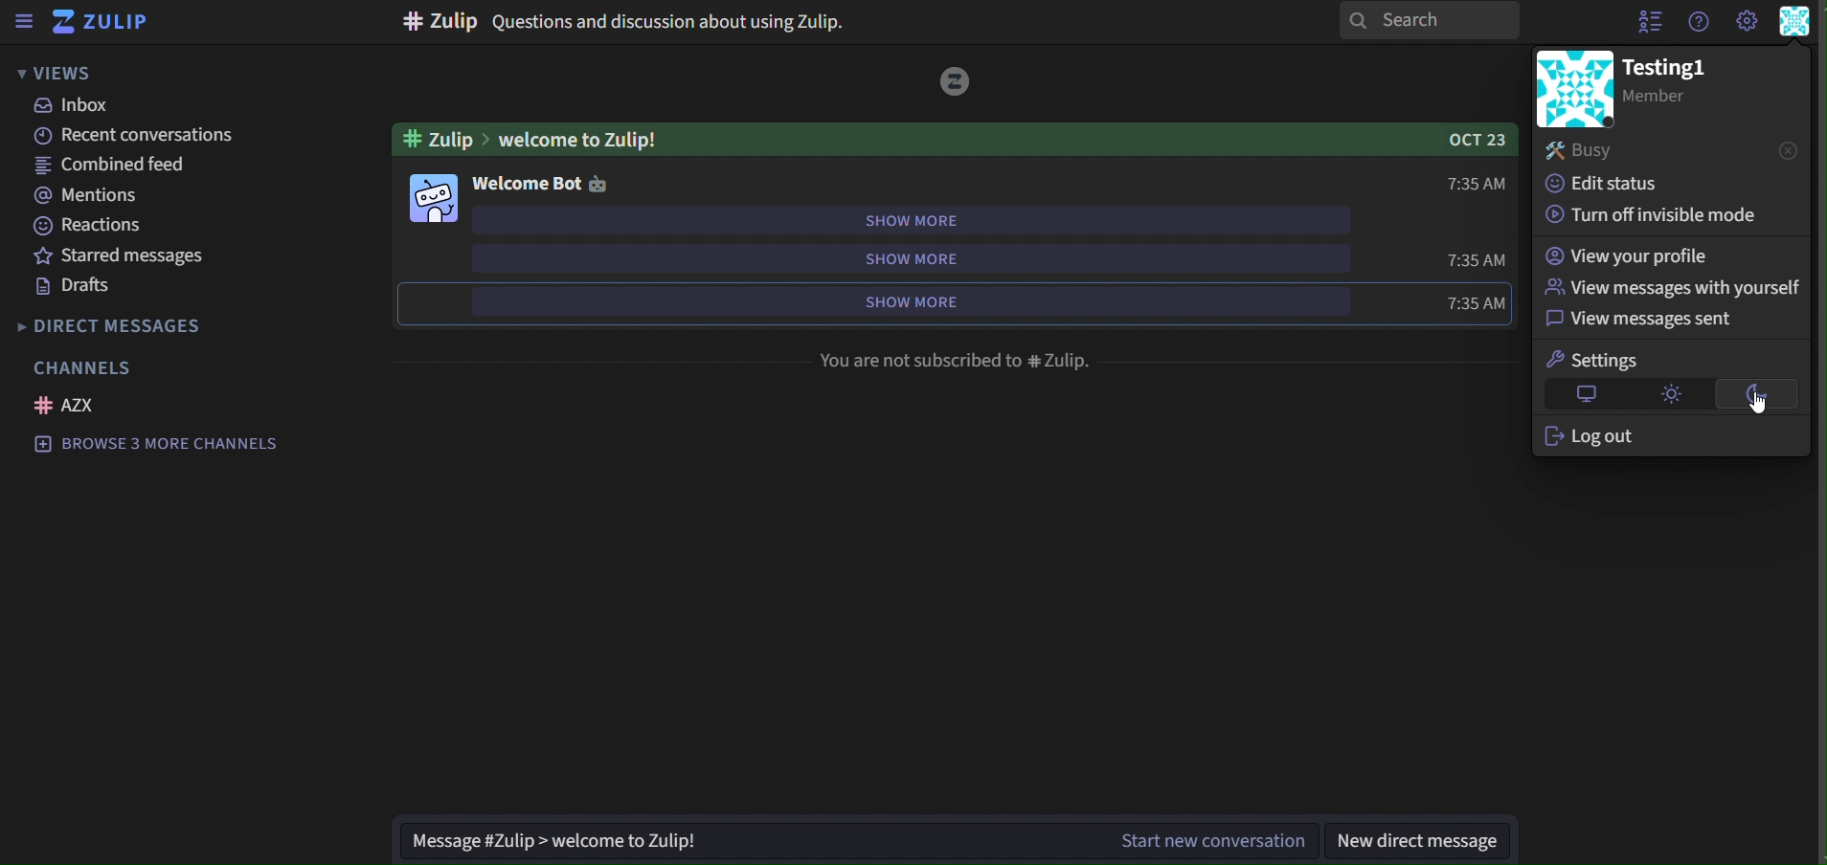  Describe the element at coordinates (1587, 393) in the screenshot. I see `default theme` at that location.